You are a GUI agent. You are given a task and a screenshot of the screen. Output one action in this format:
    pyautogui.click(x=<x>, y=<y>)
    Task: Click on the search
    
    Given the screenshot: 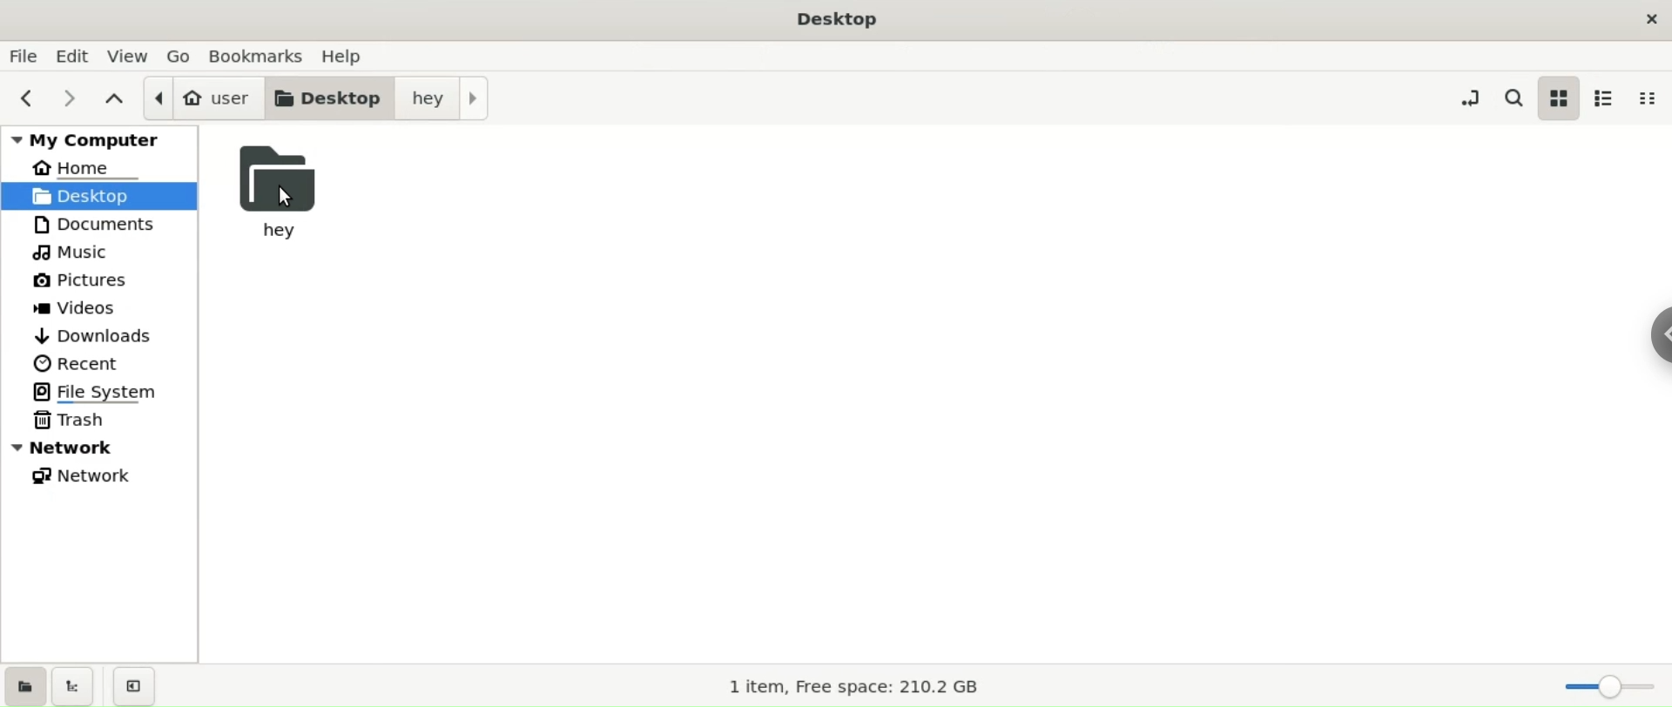 What is the action you would take?
    pyautogui.click(x=1512, y=97)
    